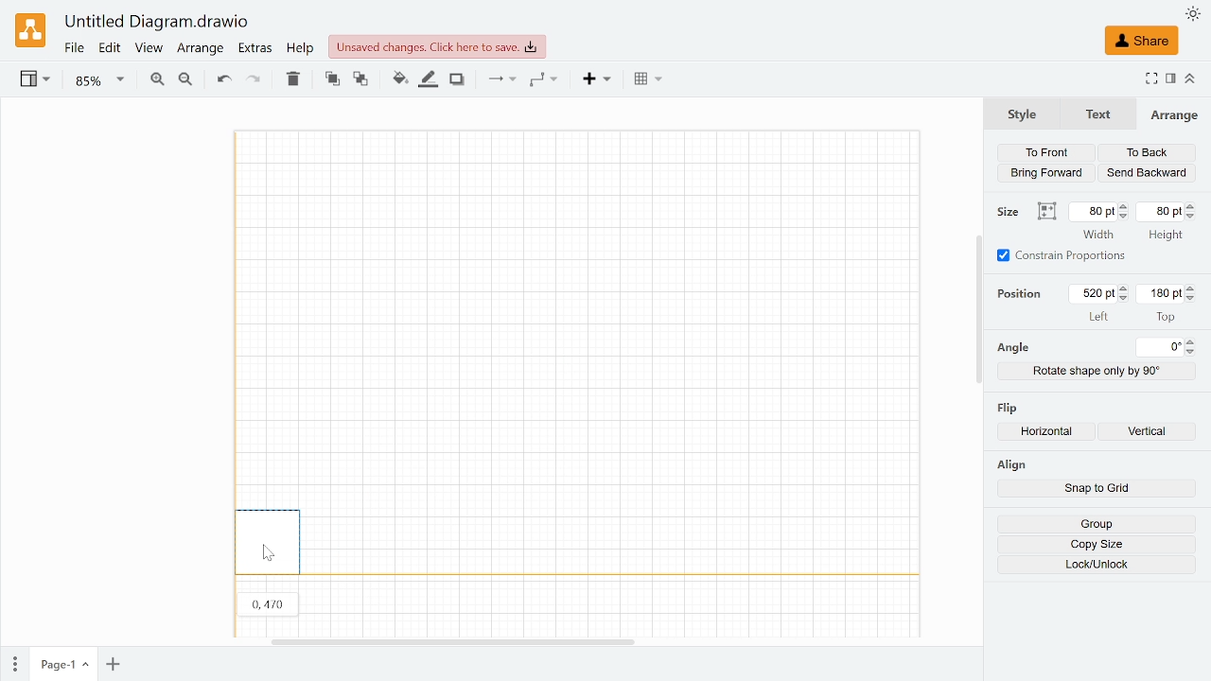 This screenshot has width=1211, height=681. What do you see at coordinates (361, 80) in the screenshot?
I see `To back` at bounding box center [361, 80].